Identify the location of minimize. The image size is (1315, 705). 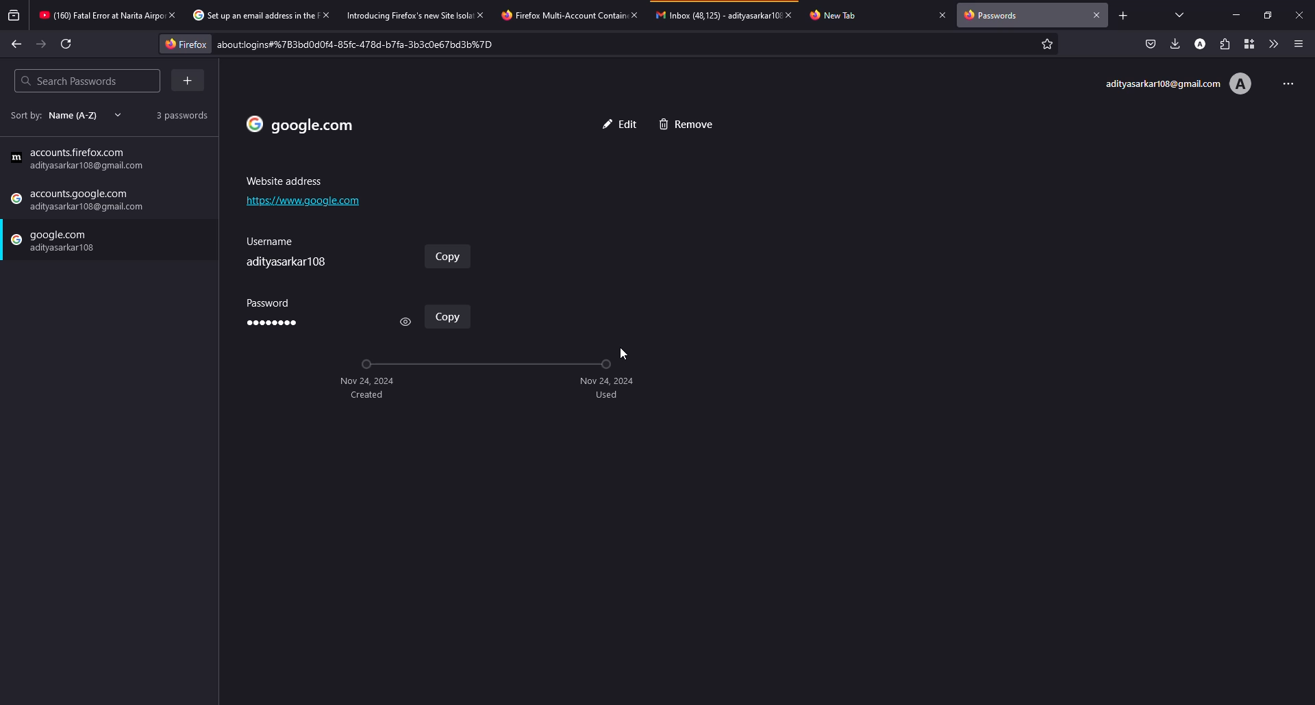
(1238, 15).